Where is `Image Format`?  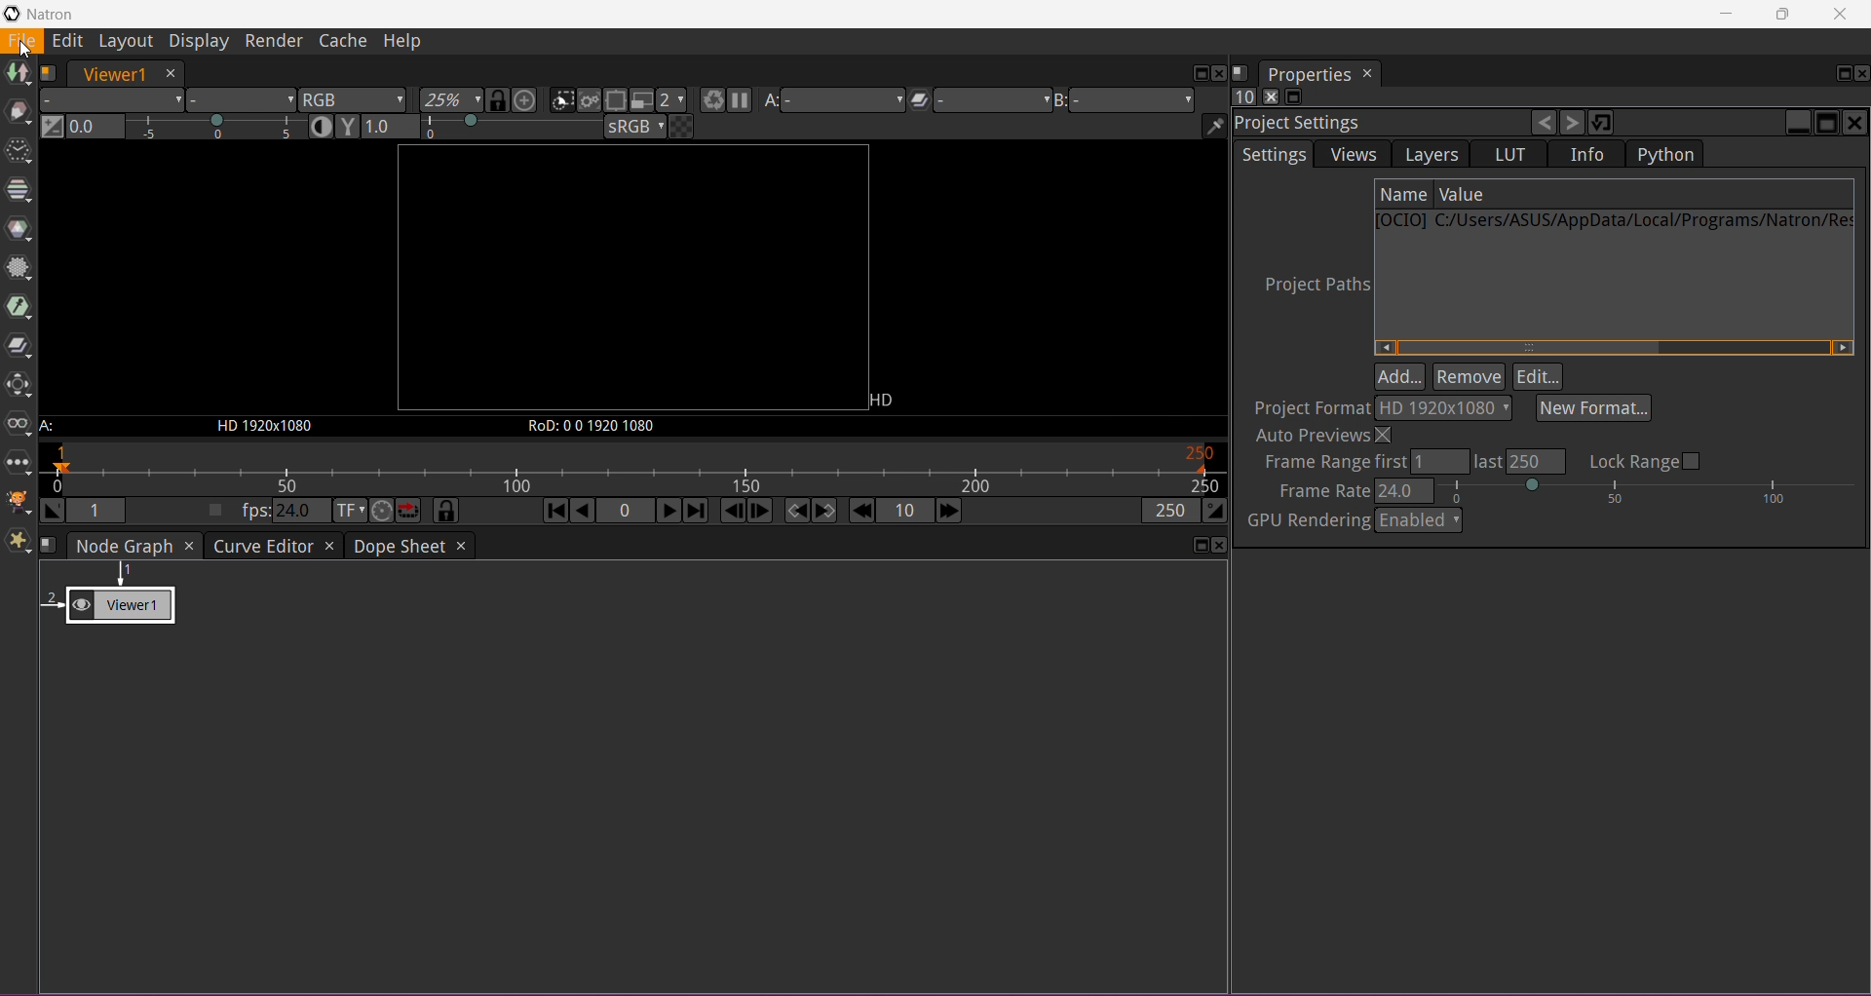 Image Format is located at coordinates (889, 400).